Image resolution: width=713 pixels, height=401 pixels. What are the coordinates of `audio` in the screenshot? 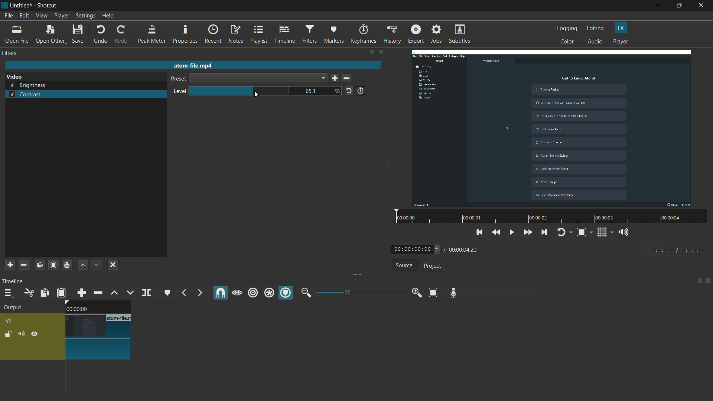 It's located at (596, 42).